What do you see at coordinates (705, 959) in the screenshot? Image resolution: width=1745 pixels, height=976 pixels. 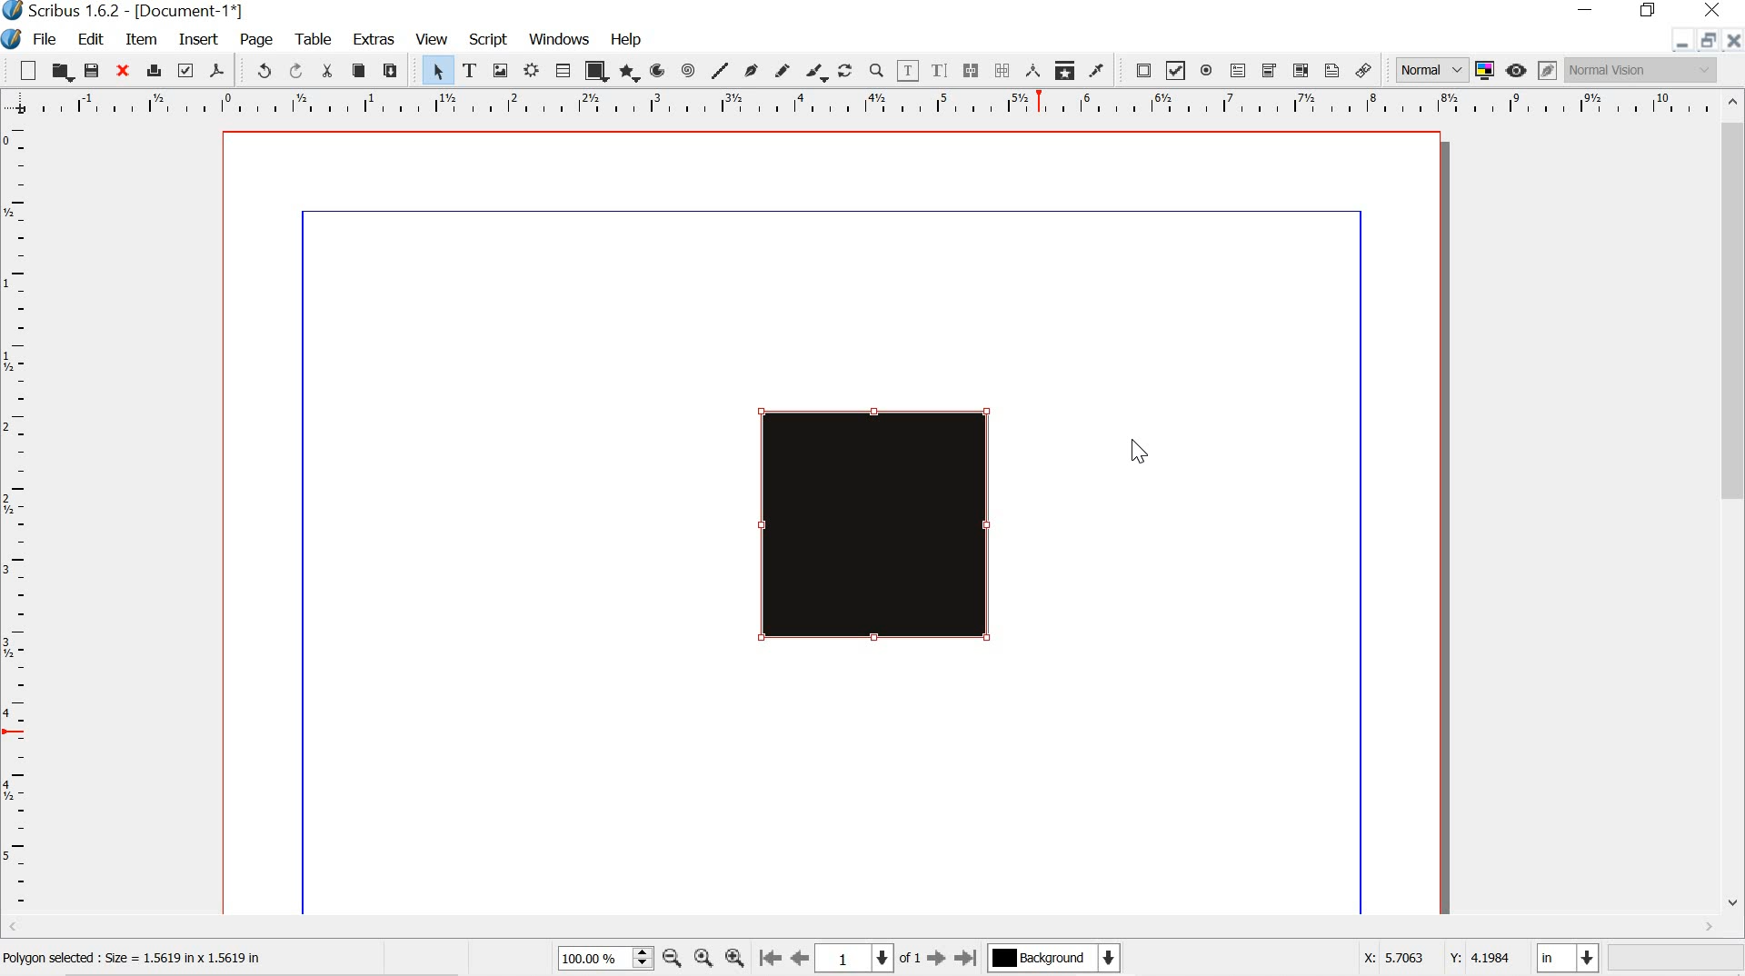 I see `zoom to` at bounding box center [705, 959].